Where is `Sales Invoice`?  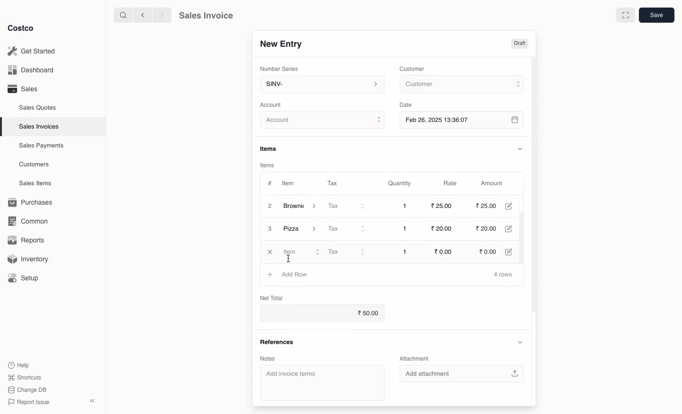 Sales Invoice is located at coordinates (206, 17).